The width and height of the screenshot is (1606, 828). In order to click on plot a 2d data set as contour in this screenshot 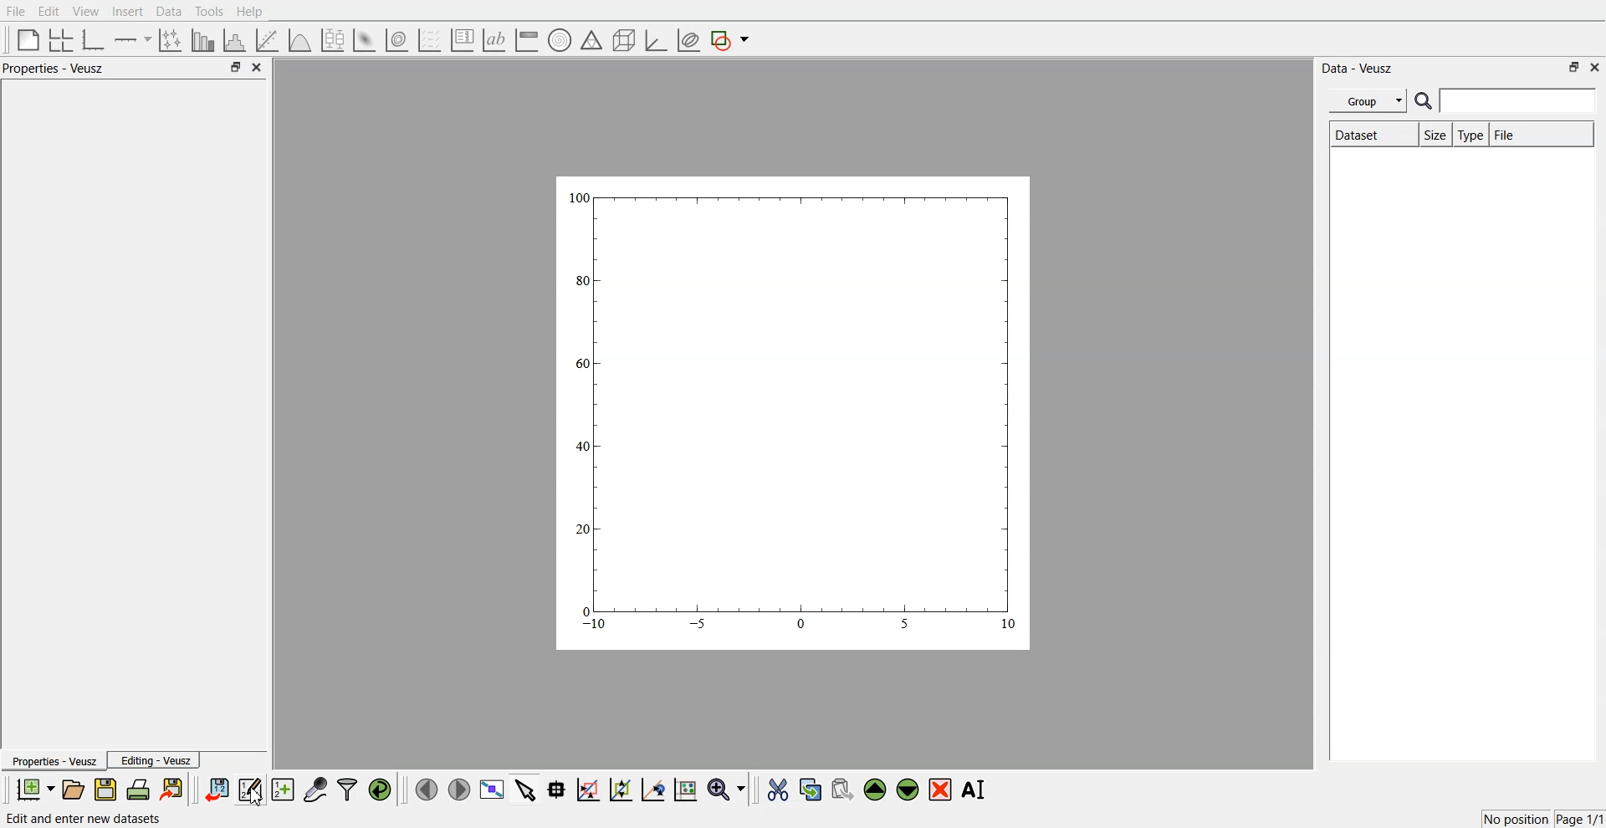, I will do `click(396, 41)`.